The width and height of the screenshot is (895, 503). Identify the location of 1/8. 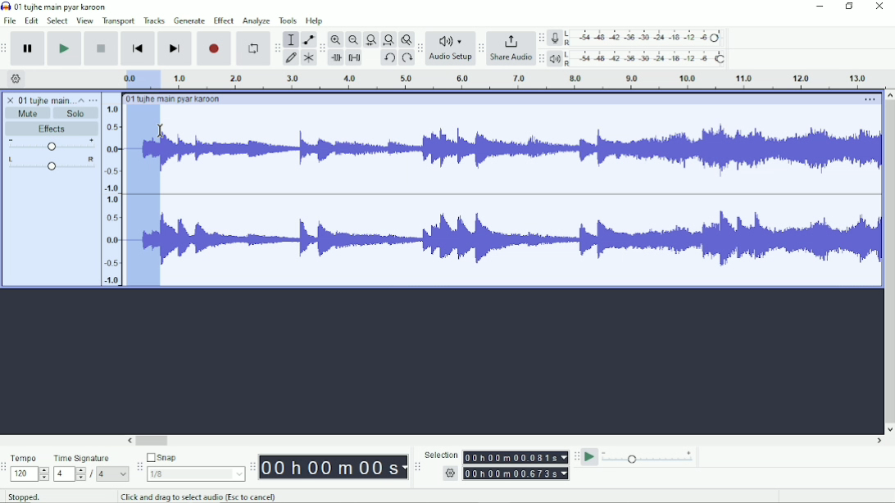
(195, 474).